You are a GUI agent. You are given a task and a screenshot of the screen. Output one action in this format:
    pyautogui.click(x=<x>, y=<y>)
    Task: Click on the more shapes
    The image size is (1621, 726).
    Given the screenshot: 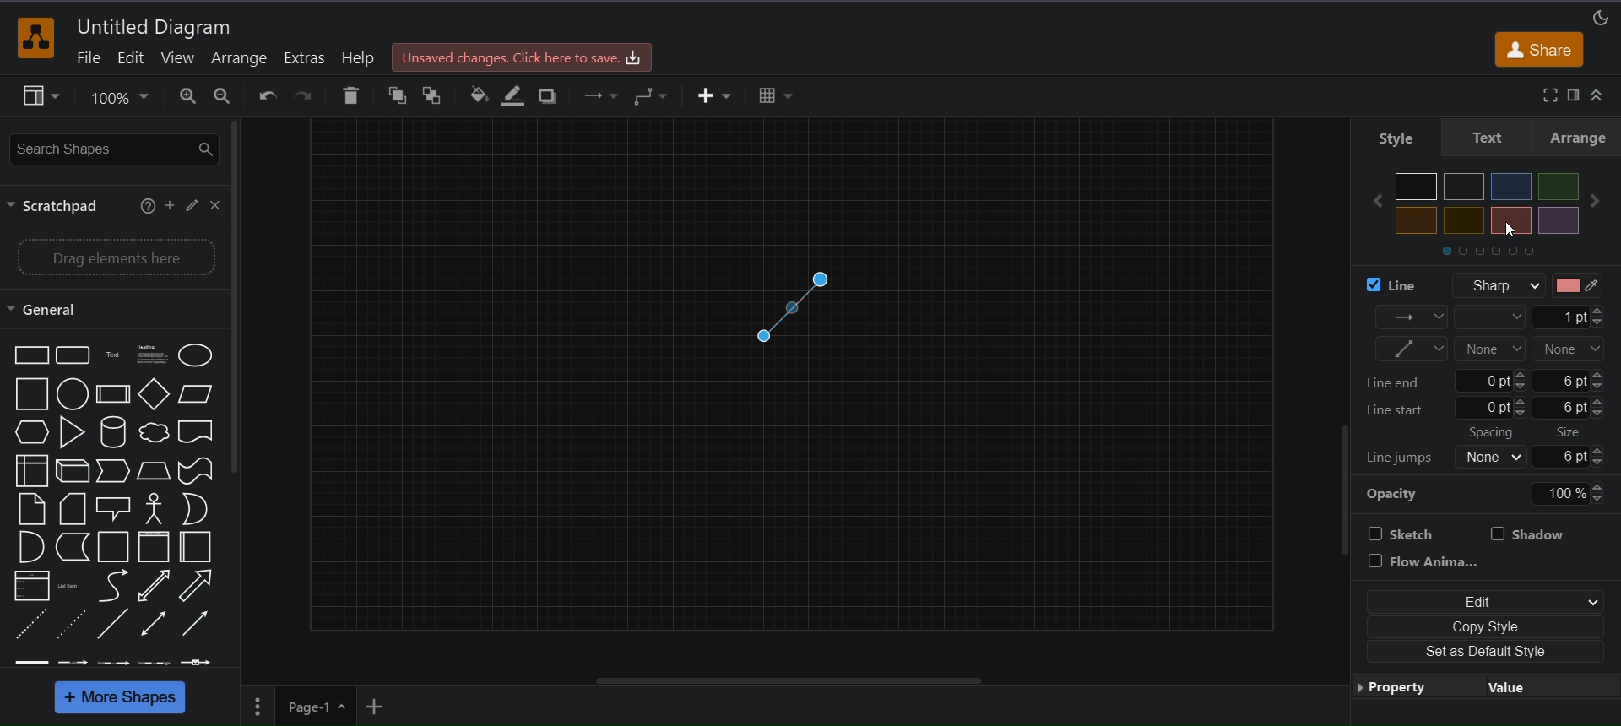 What is the action you would take?
    pyautogui.click(x=119, y=698)
    